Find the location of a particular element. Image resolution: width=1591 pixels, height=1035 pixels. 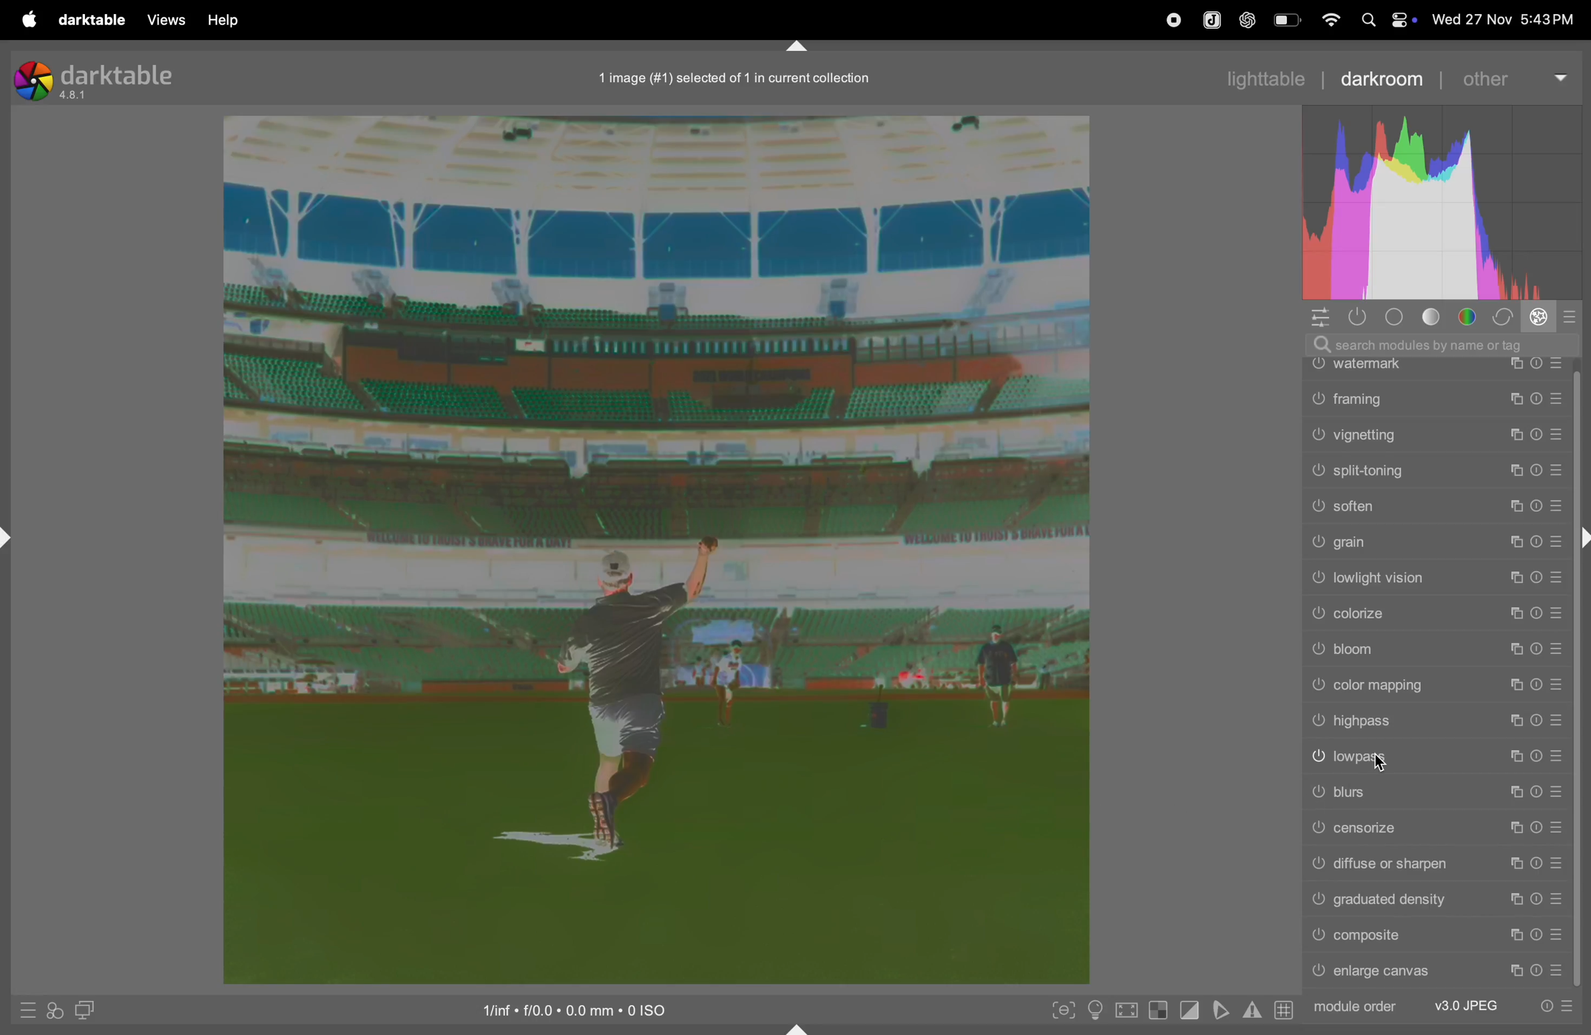

grain is located at coordinates (1438, 542).